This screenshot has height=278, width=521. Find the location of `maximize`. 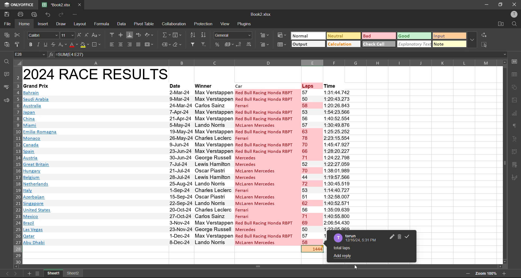

maximize is located at coordinates (500, 4).